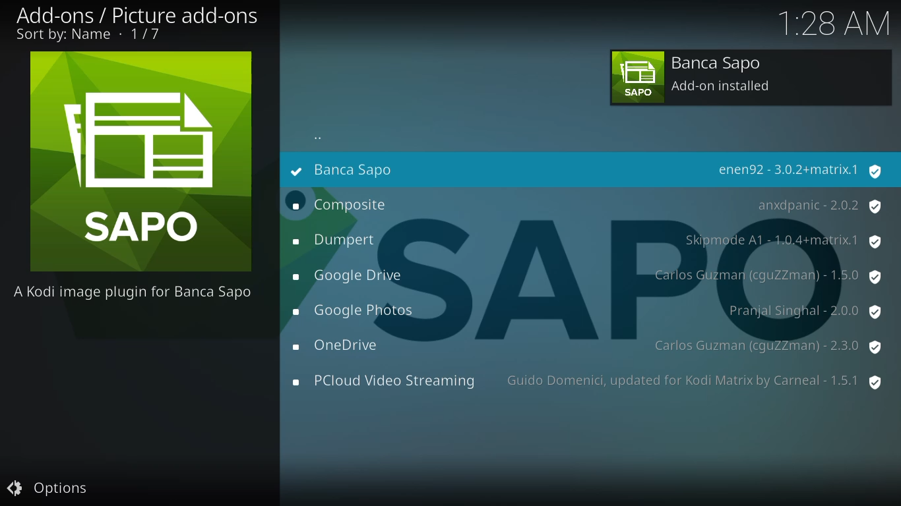  Describe the element at coordinates (383, 381) in the screenshot. I see `pcloud` at that location.